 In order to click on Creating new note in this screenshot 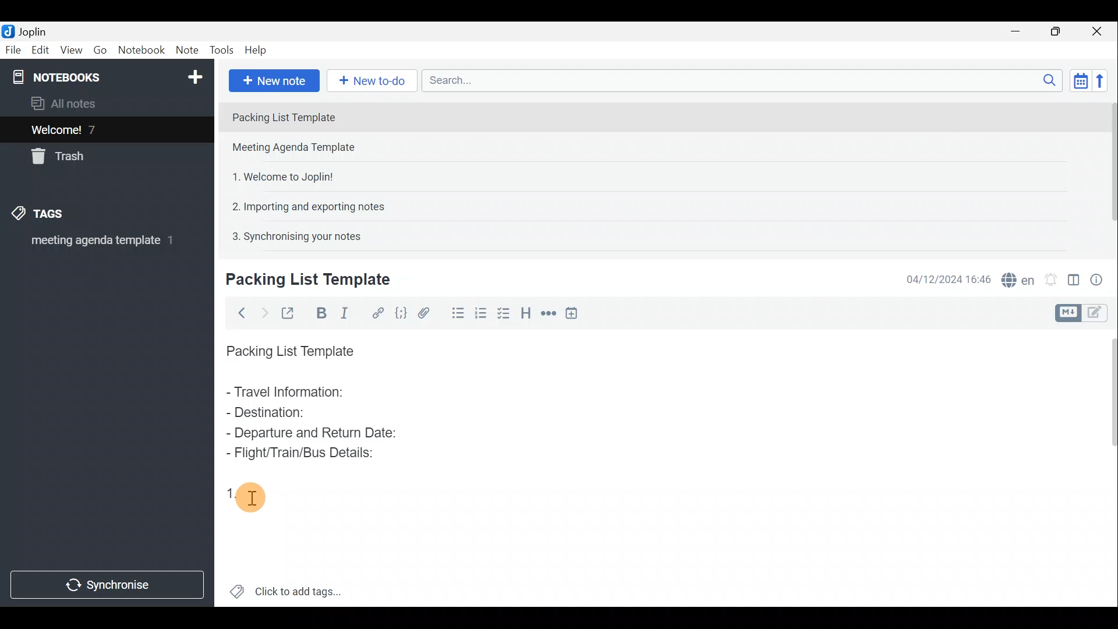, I will do `click(301, 280)`.